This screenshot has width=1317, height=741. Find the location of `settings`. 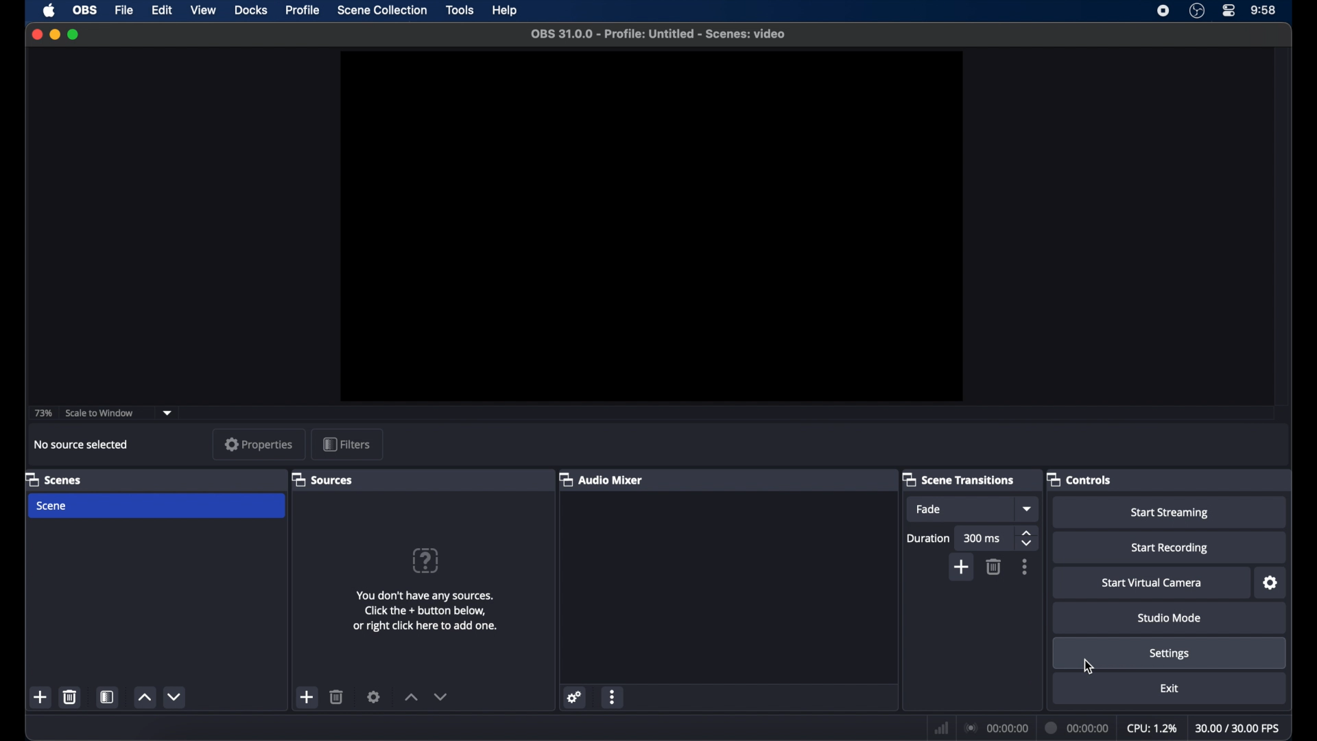

settings is located at coordinates (1271, 583).